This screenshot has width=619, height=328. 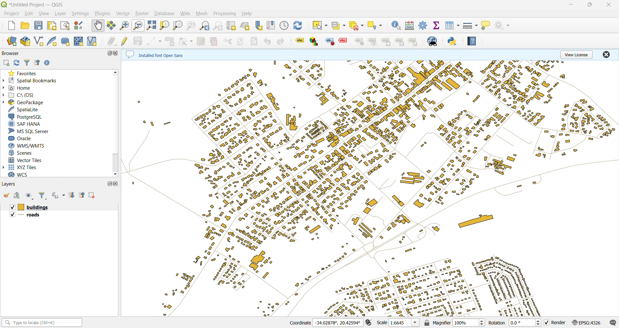 What do you see at coordinates (453, 26) in the screenshot?
I see `attributes table` at bounding box center [453, 26].